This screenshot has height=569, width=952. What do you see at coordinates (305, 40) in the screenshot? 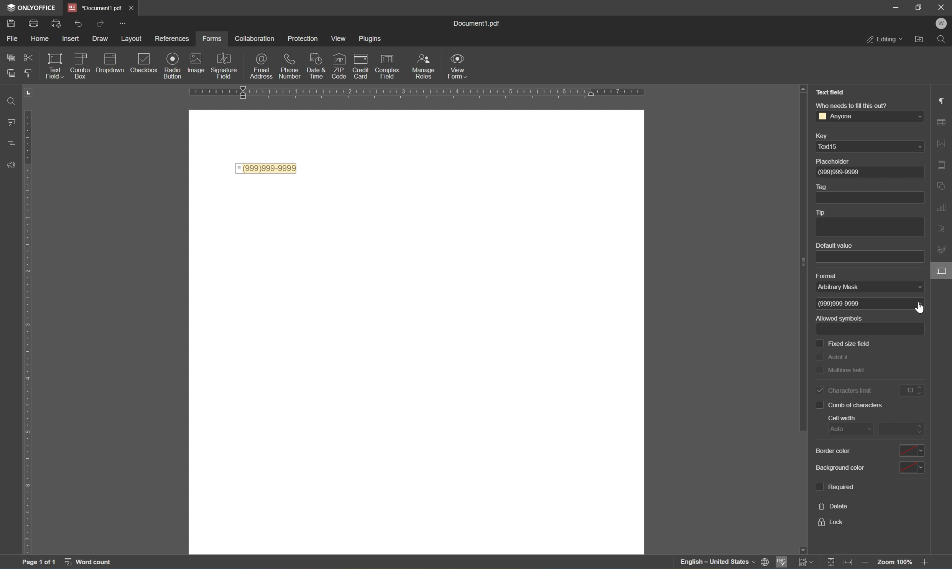
I see `protection` at bounding box center [305, 40].